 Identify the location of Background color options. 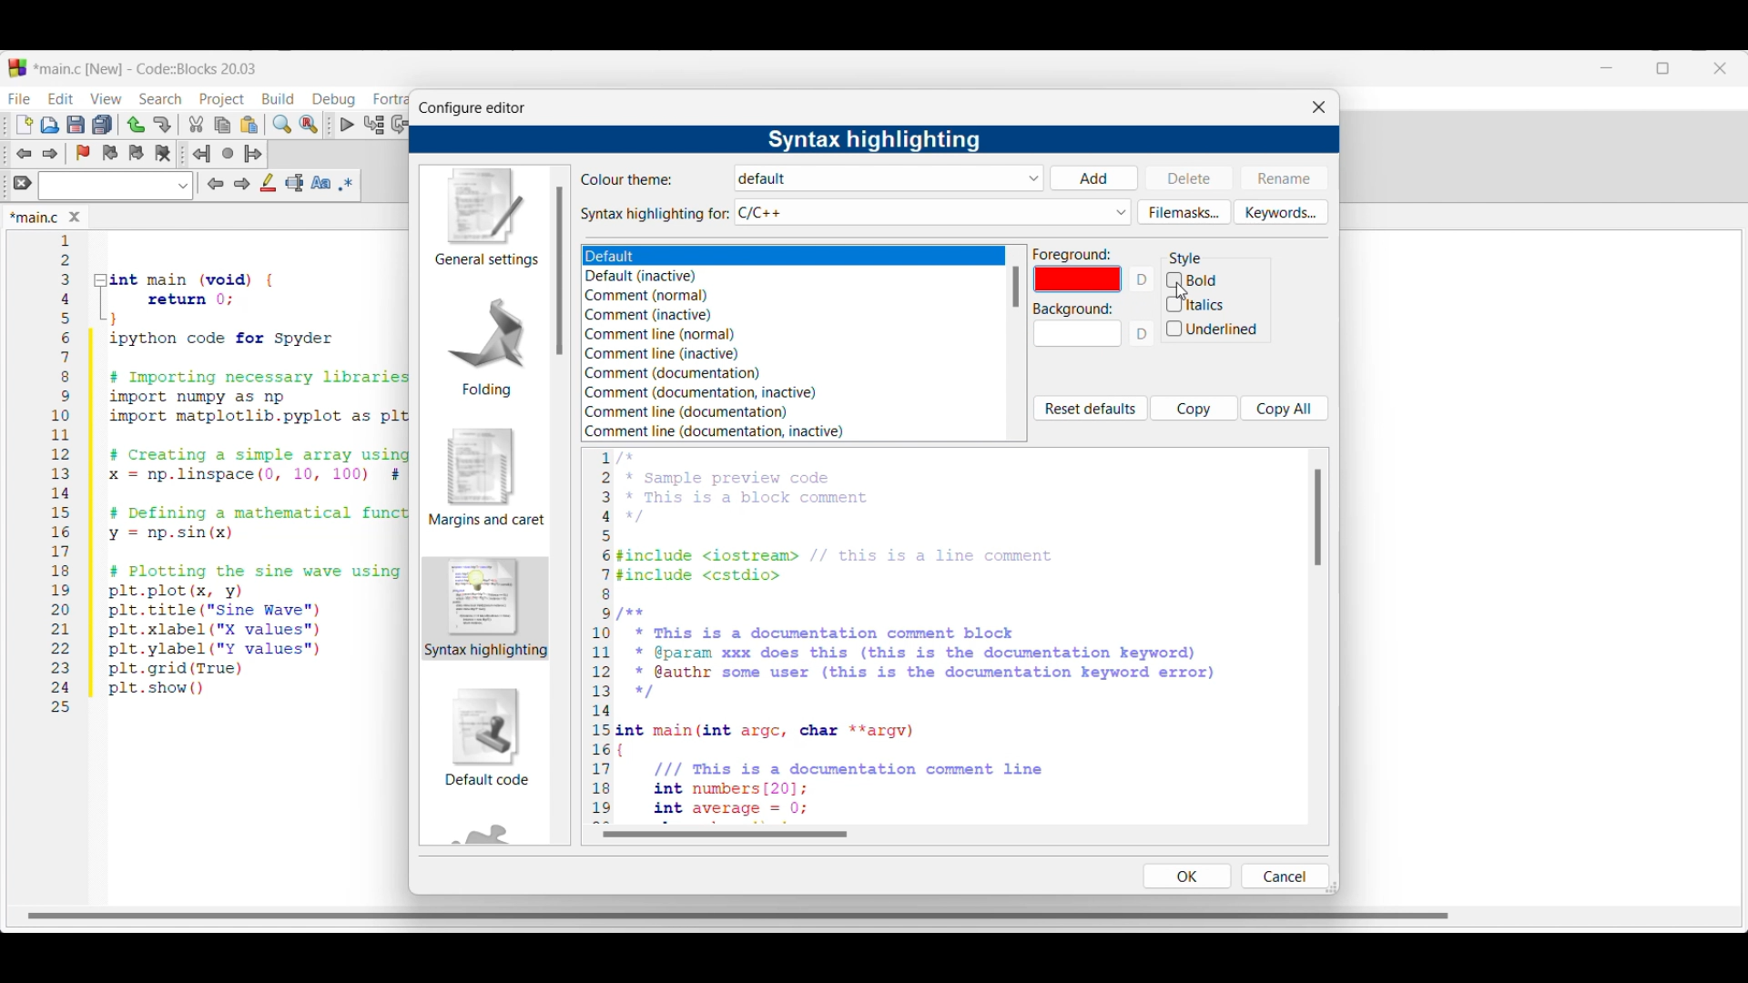
(1078, 338).